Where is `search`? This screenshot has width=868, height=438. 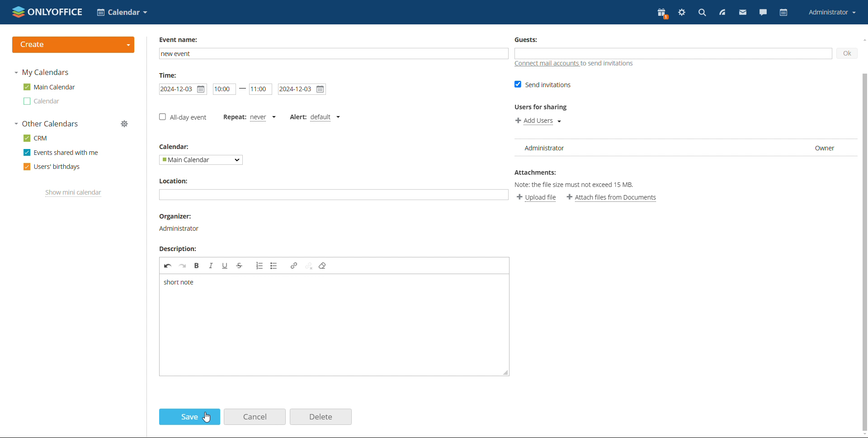
search is located at coordinates (702, 13).